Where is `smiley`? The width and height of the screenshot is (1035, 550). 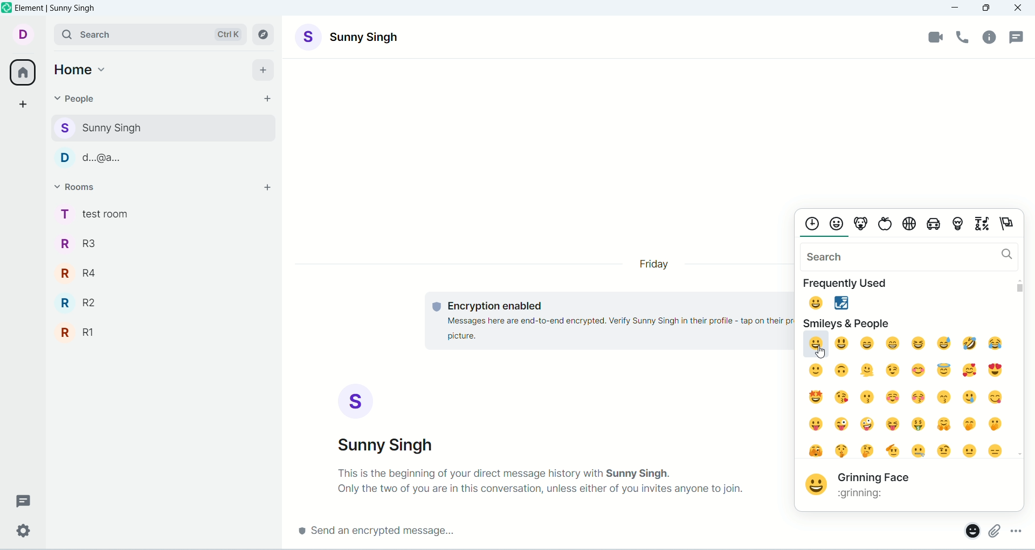
smiley is located at coordinates (902, 395).